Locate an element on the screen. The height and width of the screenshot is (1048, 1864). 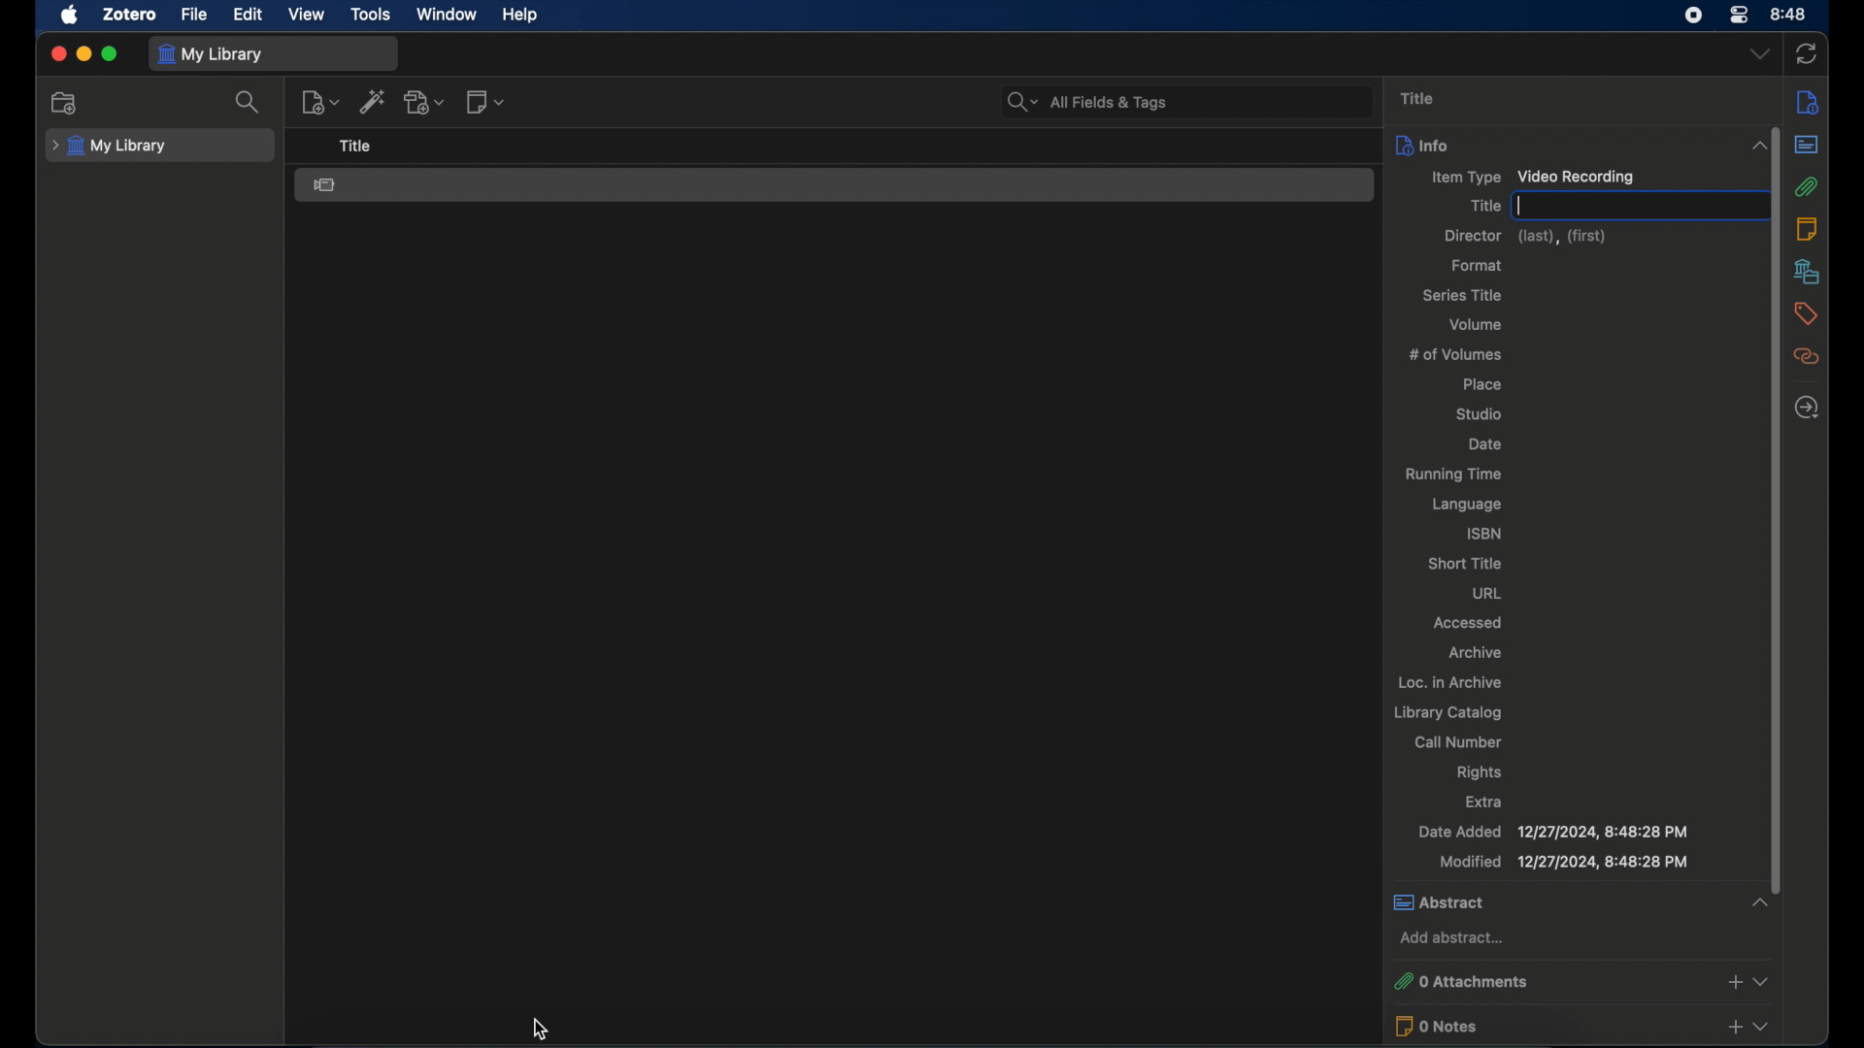
control center is located at coordinates (1740, 16).